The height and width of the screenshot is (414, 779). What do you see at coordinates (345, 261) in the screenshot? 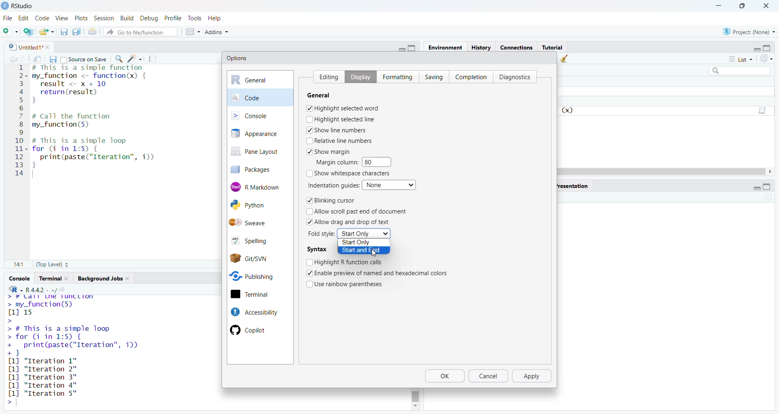
I see `Highlight R function calls` at bounding box center [345, 261].